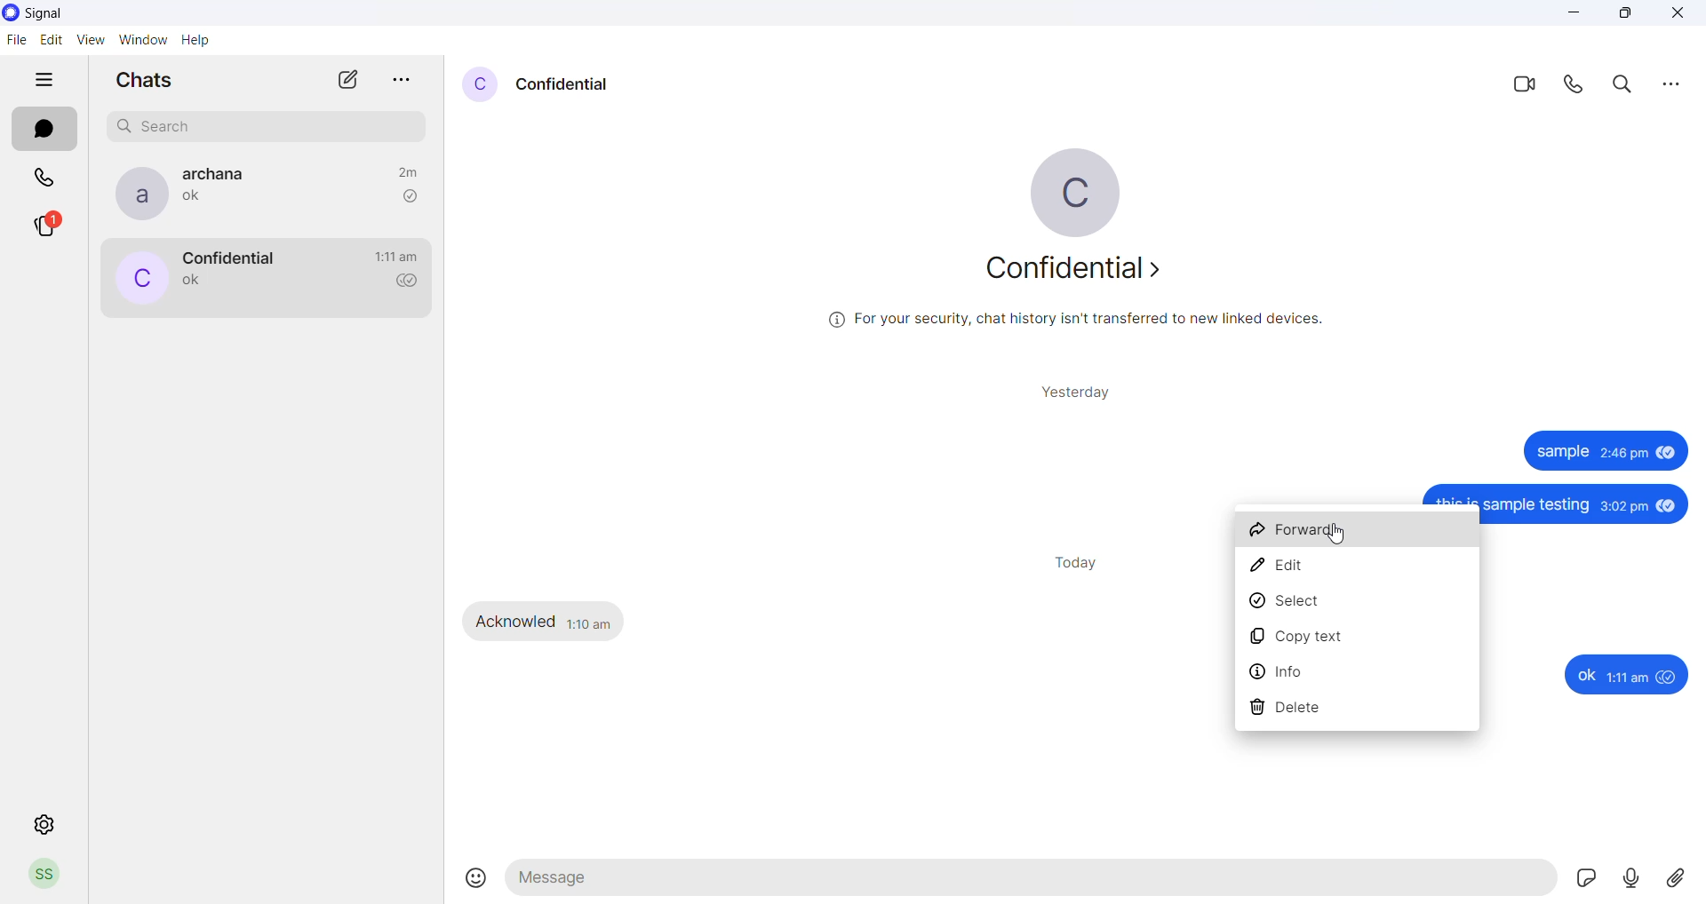  Describe the element at coordinates (564, 83) in the screenshot. I see `contact name` at that location.